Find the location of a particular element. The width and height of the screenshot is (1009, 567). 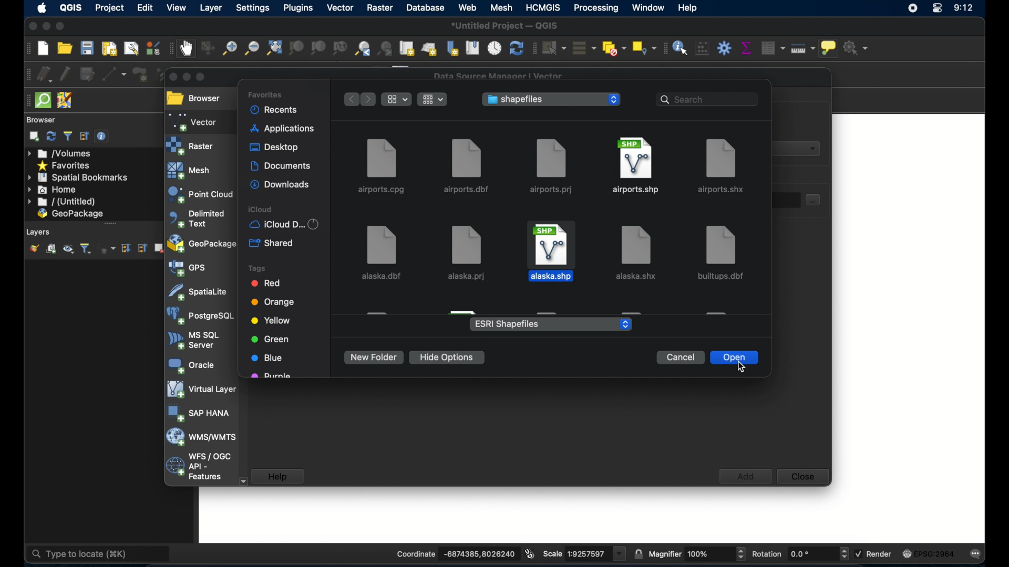

messages is located at coordinates (978, 554).